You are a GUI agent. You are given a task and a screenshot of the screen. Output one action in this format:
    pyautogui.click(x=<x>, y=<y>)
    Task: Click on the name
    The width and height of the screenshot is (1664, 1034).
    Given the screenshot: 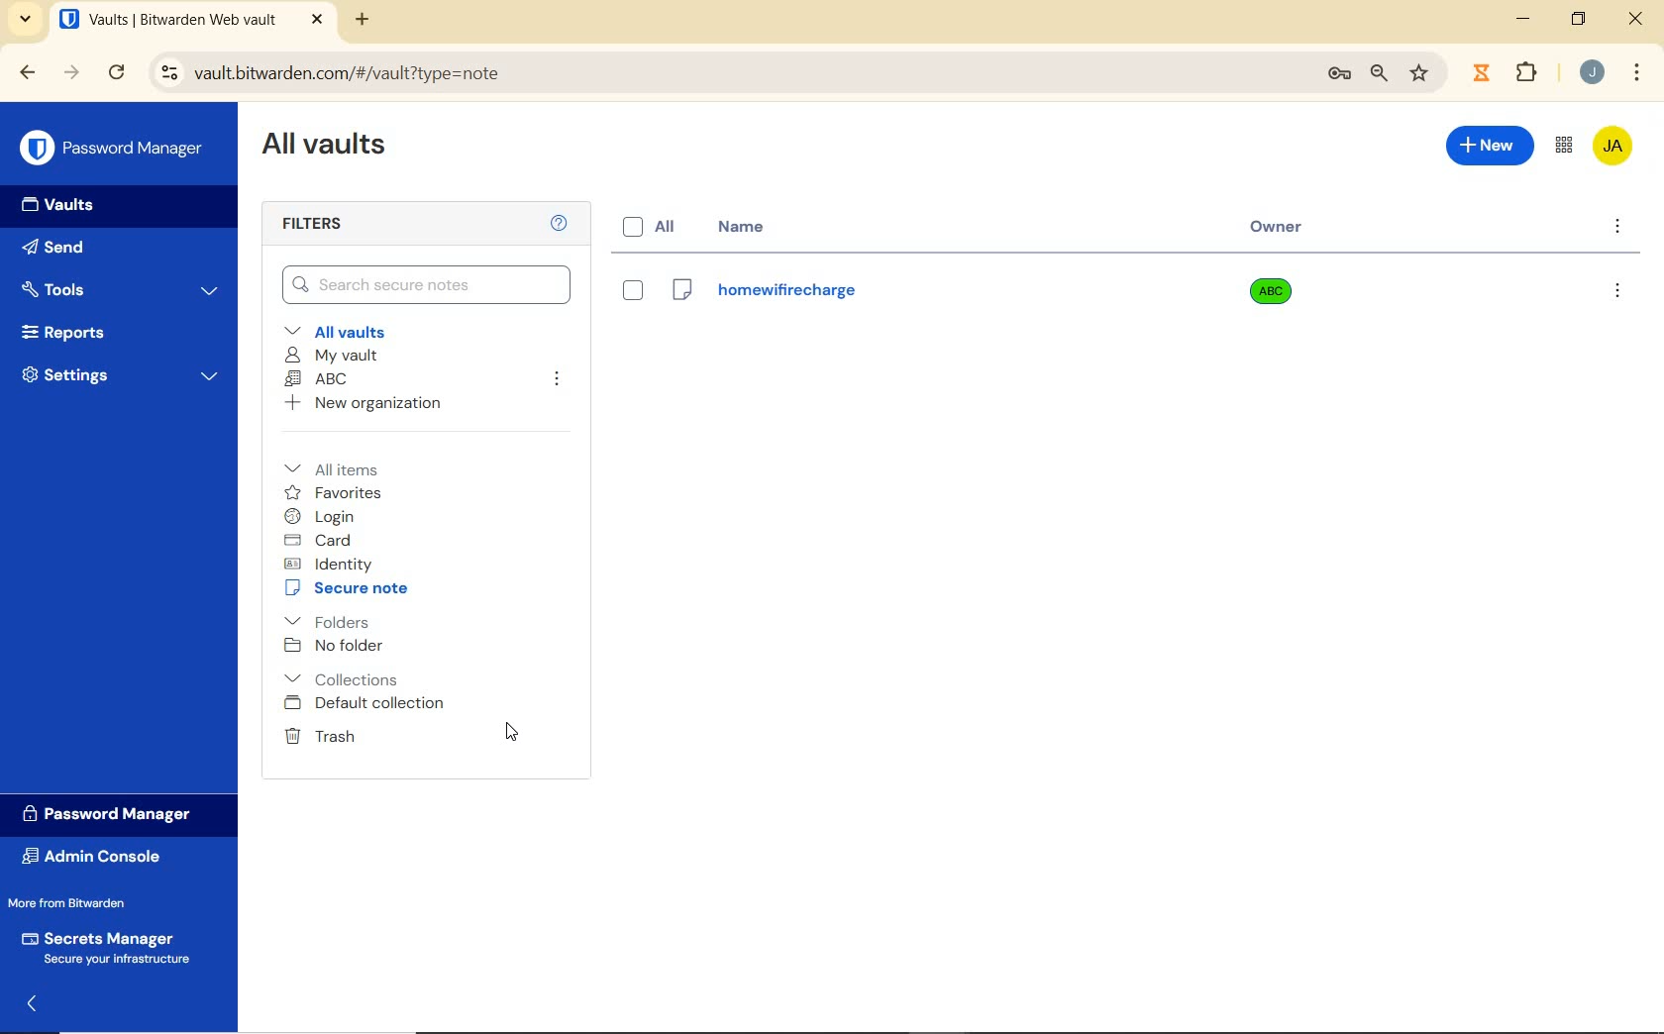 What is the action you would take?
    pyautogui.click(x=748, y=226)
    